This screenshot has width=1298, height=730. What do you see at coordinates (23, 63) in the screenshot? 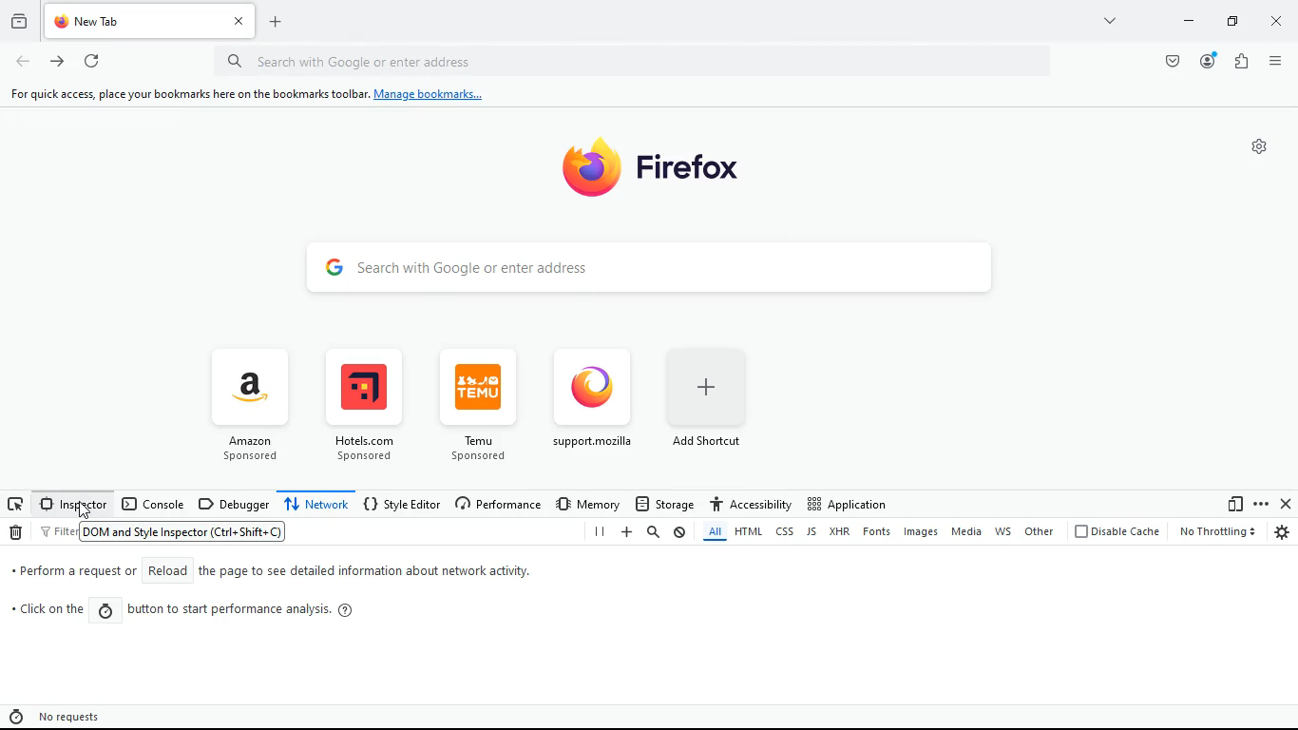
I see `back` at bounding box center [23, 63].